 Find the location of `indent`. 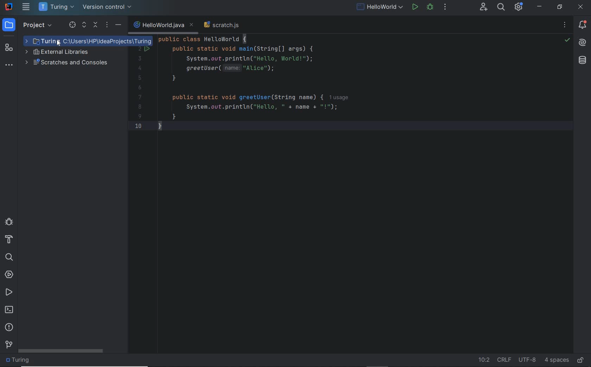

indent is located at coordinates (556, 361).